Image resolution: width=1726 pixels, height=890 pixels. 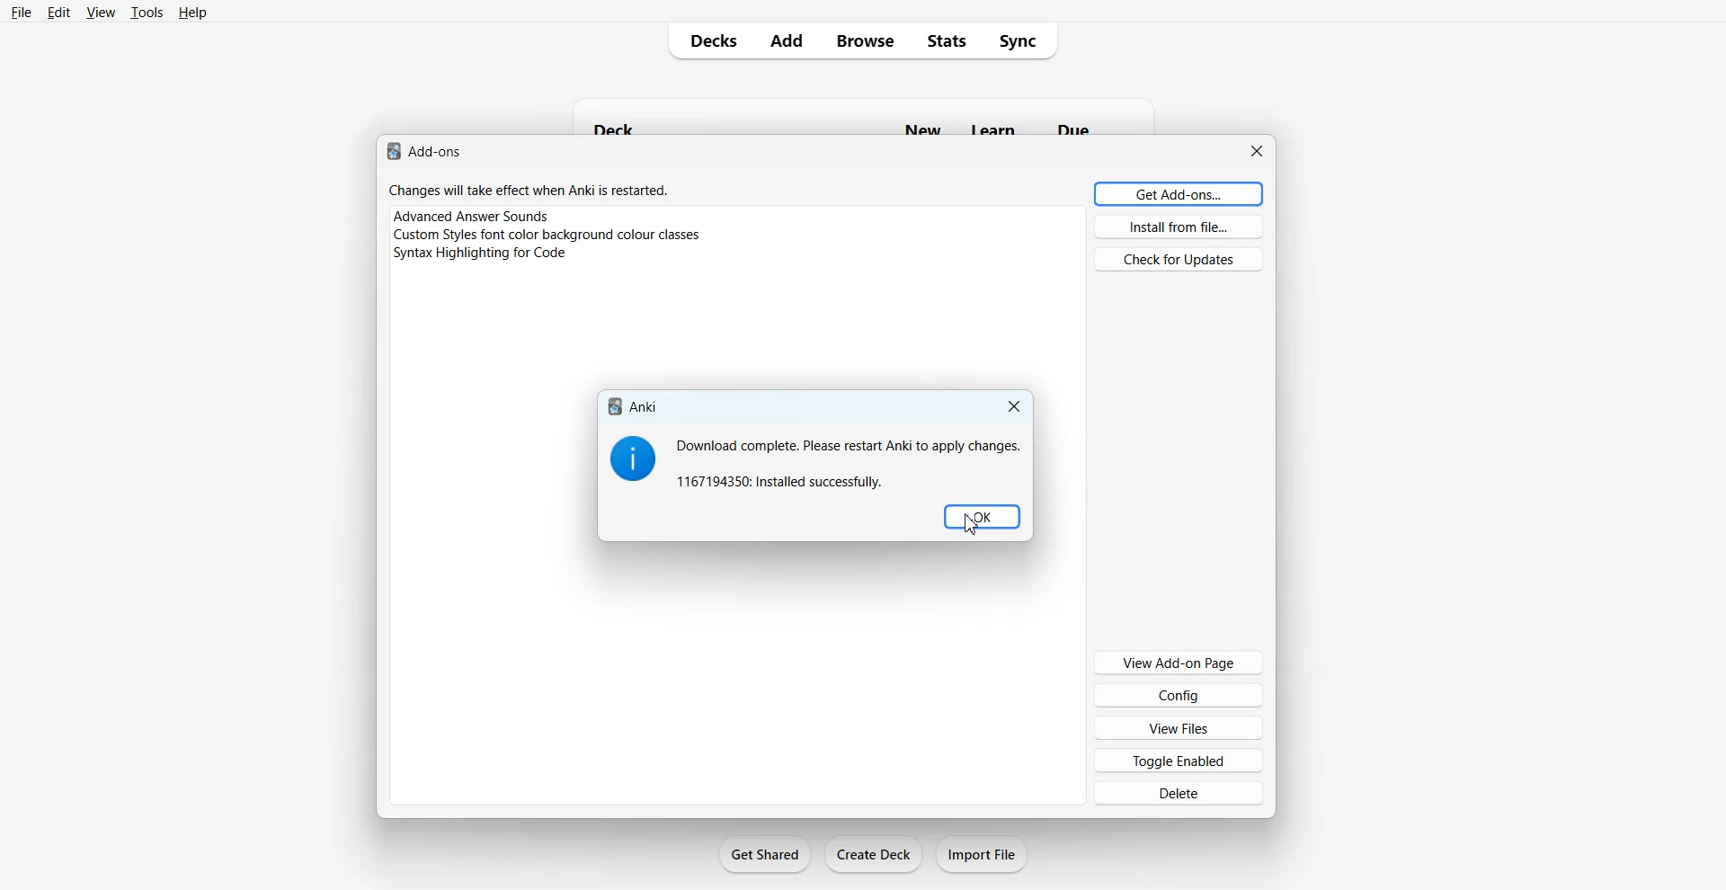 What do you see at coordinates (58, 12) in the screenshot?
I see `Edit` at bounding box center [58, 12].